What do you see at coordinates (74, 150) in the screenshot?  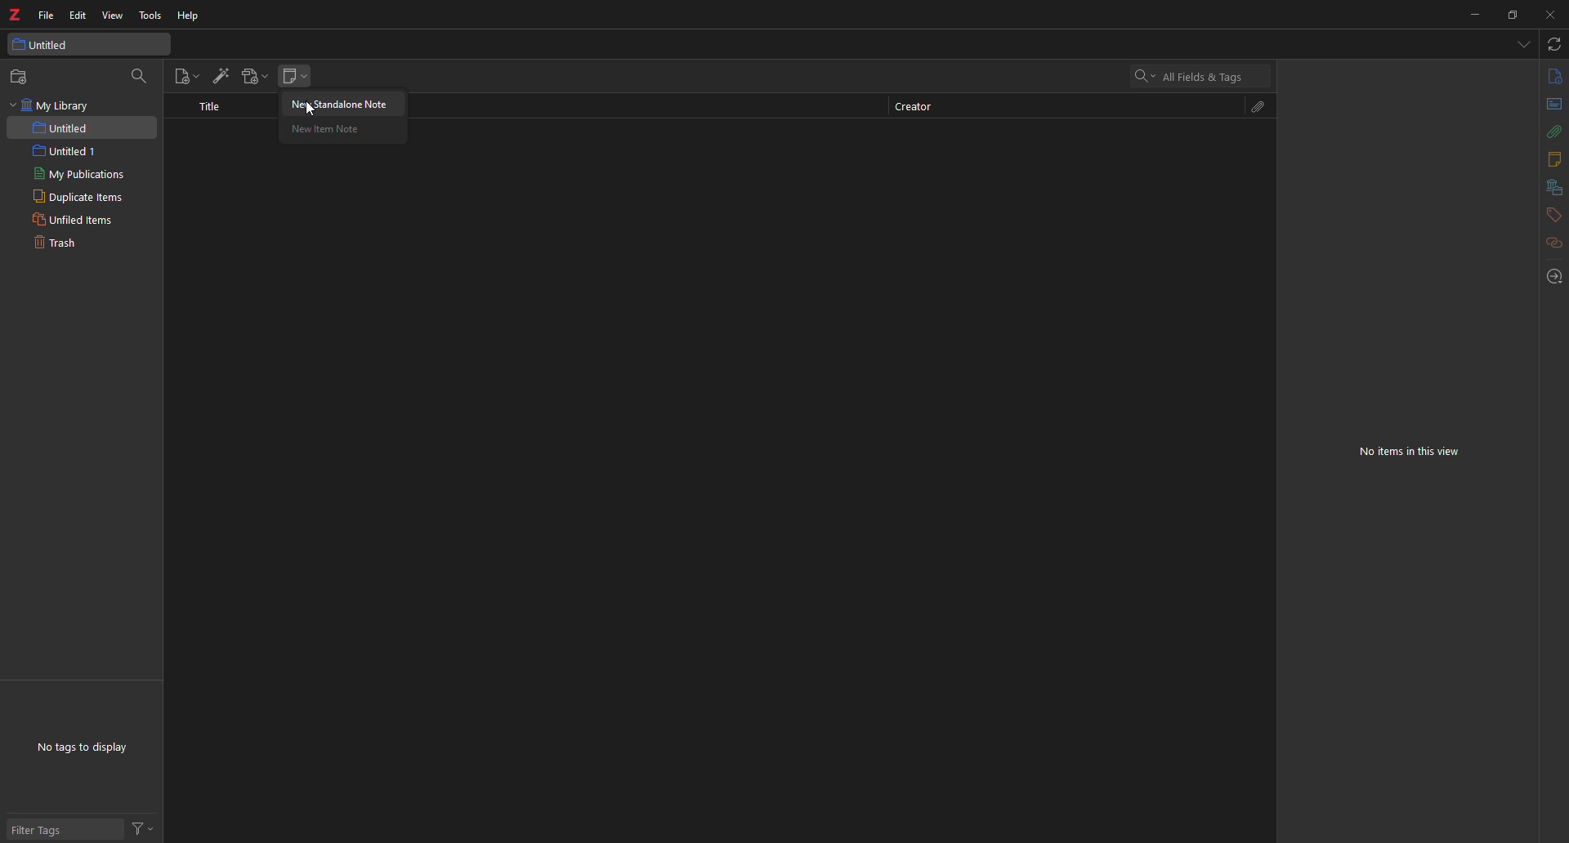 I see `untitled 1` at bounding box center [74, 150].